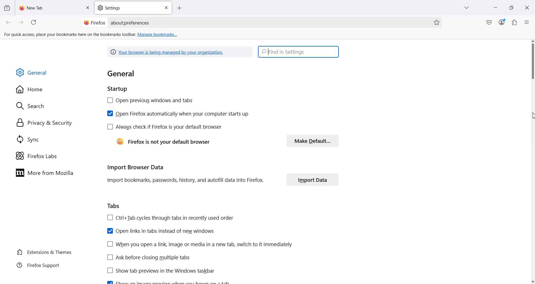 The height and width of the screenshot is (284, 535). What do you see at coordinates (94, 22) in the screenshot?
I see `Firefox` at bounding box center [94, 22].